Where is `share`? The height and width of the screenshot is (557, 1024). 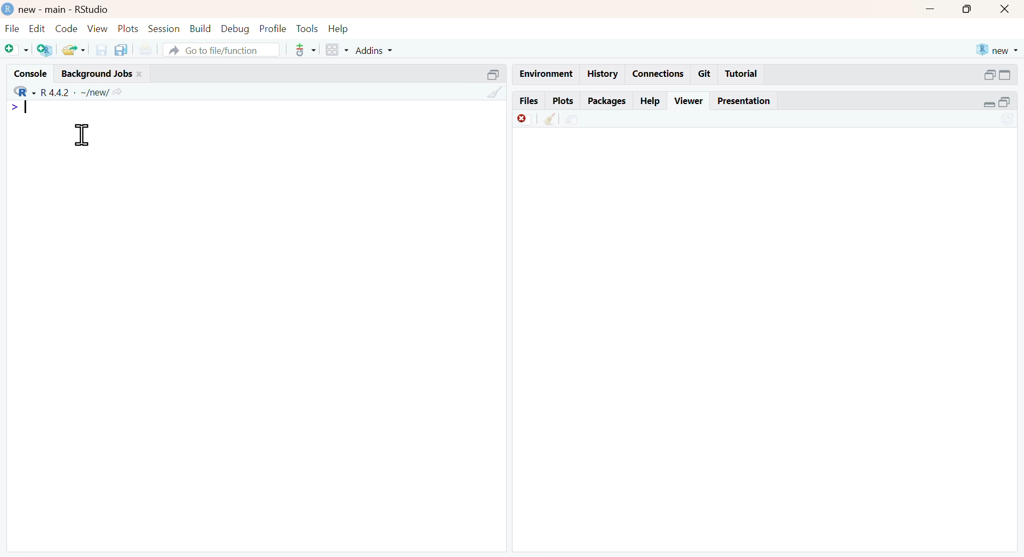
share is located at coordinates (571, 120).